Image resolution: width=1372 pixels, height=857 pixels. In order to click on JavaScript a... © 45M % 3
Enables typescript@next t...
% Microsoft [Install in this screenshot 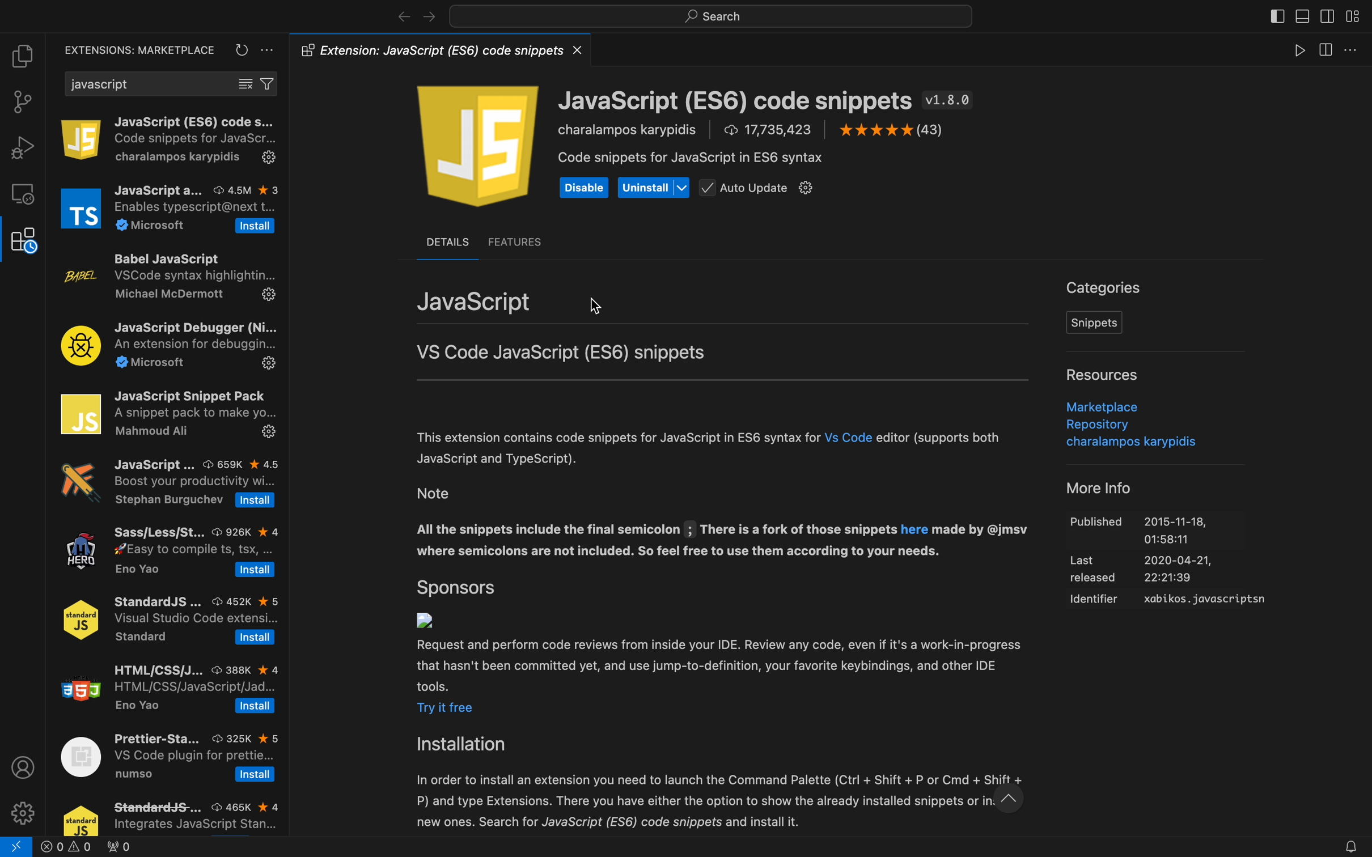, I will do `click(167, 204)`.